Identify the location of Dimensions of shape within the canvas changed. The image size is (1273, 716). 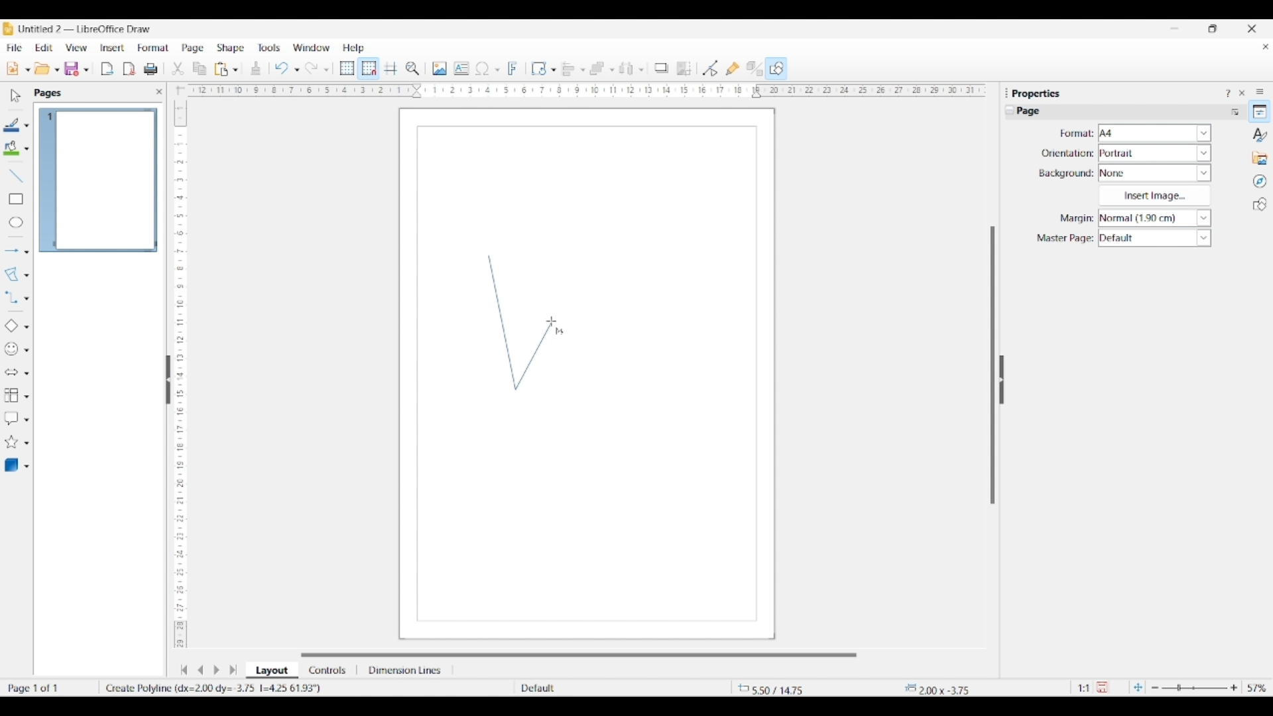
(952, 688).